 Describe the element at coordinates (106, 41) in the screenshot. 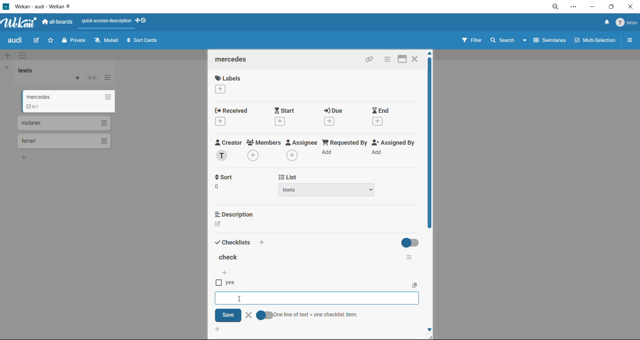

I see `muted` at that location.